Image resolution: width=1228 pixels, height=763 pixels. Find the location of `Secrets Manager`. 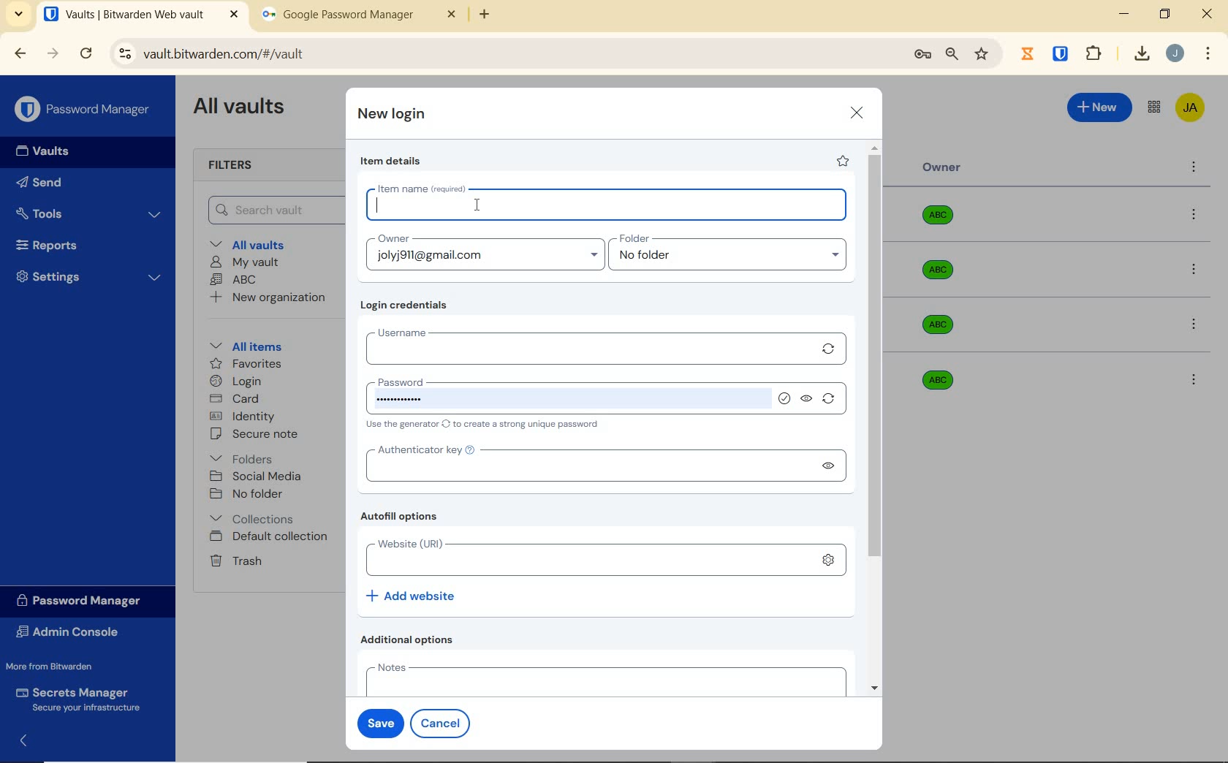

Secrets Manager is located at coordinates (75, 700).